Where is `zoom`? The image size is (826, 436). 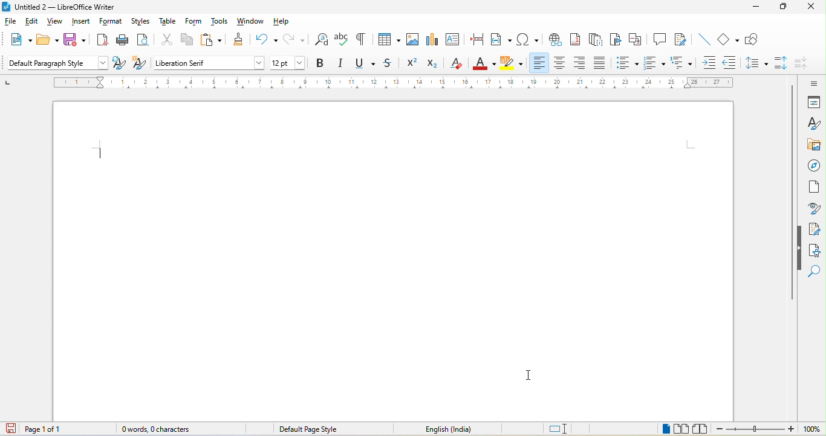 zoom is located at coordinates (769, 429).